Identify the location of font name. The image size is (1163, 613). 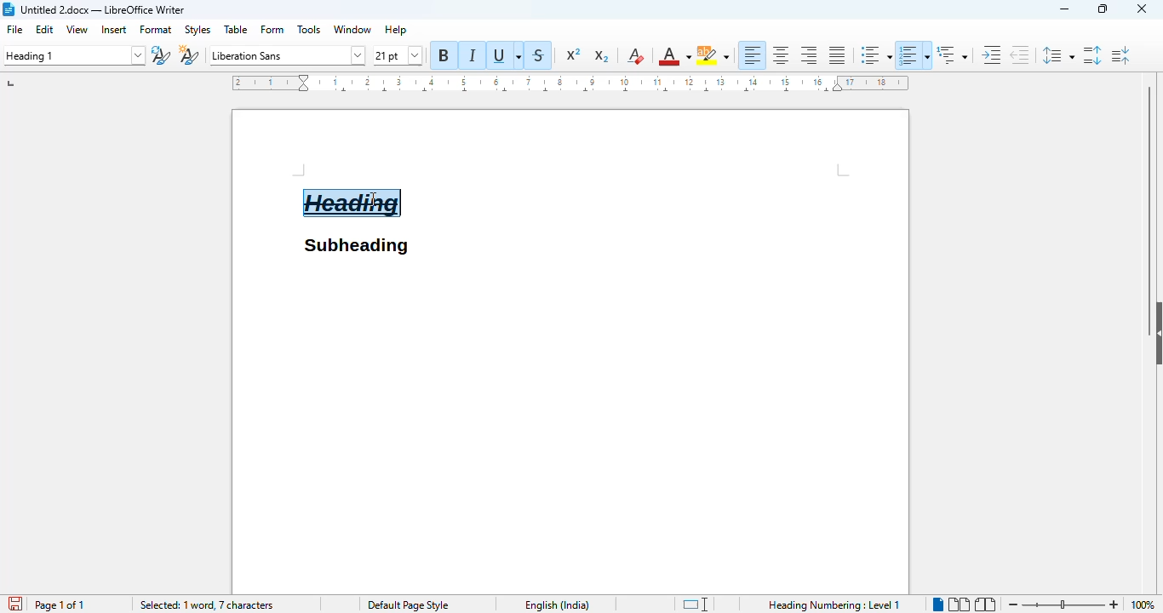
(286, 55).